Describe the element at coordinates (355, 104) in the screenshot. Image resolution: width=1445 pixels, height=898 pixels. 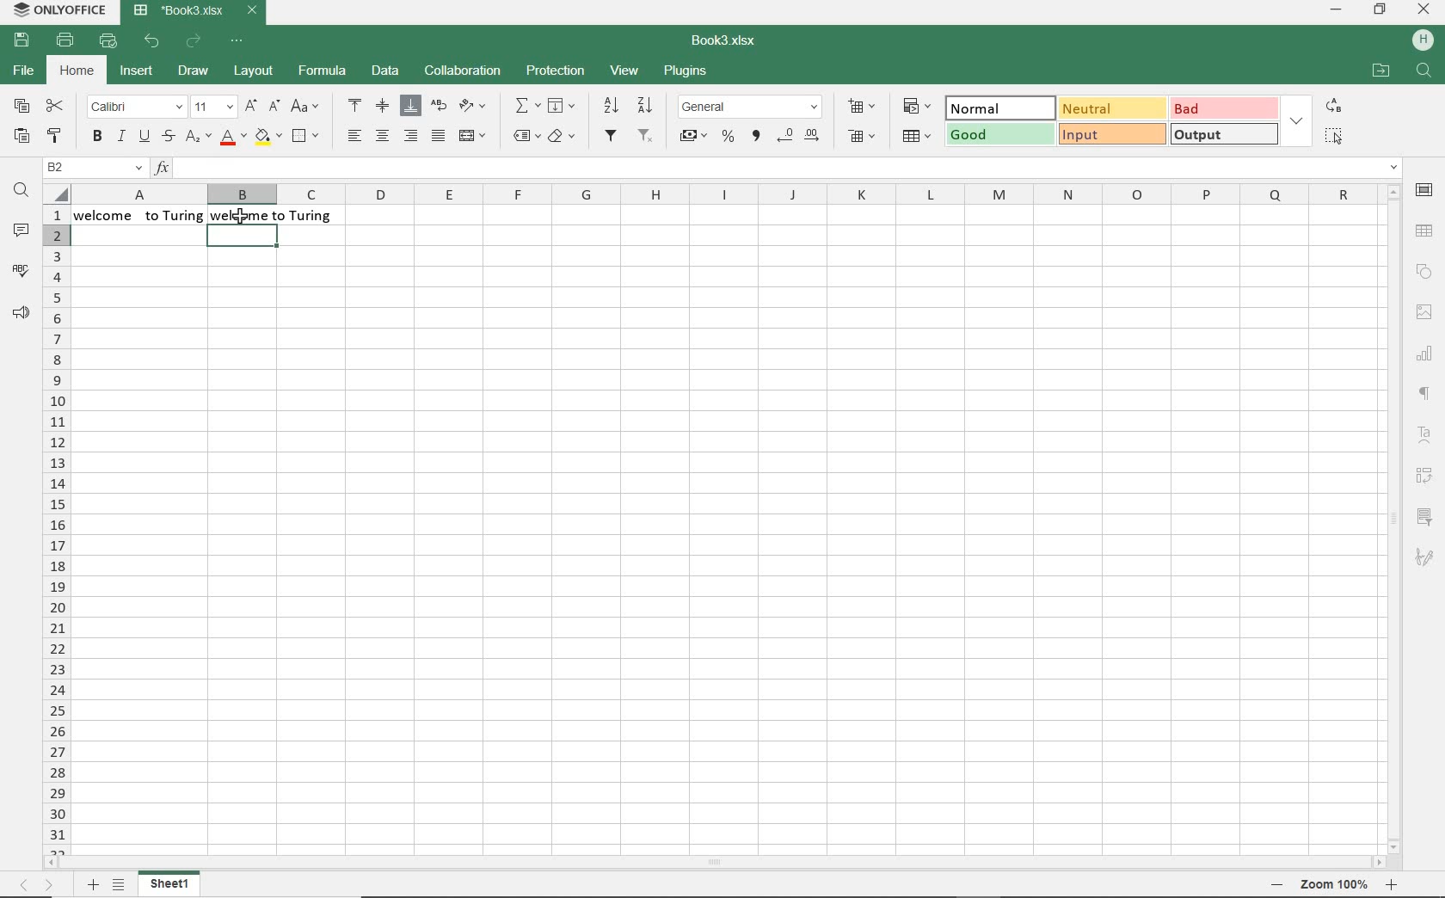
I see `align top` at that location.